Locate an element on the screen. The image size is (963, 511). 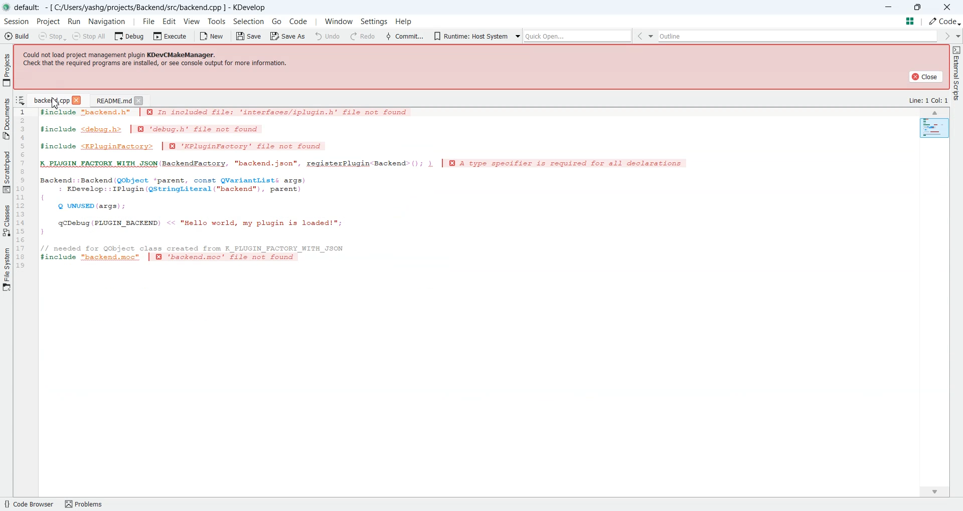
File System is located at coordinates (7, 269).